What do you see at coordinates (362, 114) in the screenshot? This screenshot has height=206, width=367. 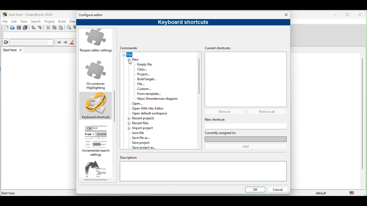 I see `vertical scroll bar` at bounding box center [362, 114].